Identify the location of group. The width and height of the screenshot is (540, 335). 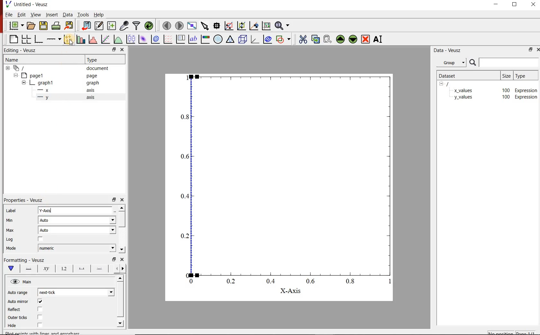
(450, 63).